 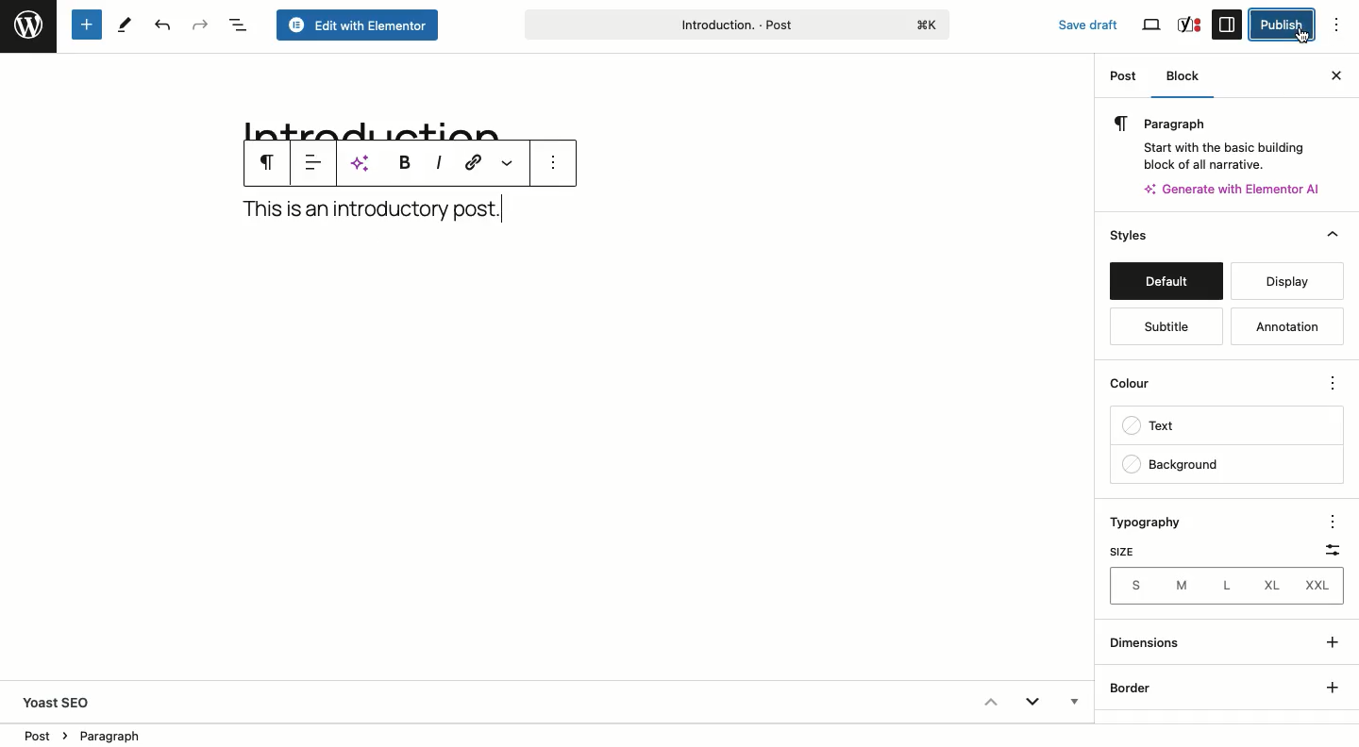 I want to click on Hidden, so click(x=1072, y=704).